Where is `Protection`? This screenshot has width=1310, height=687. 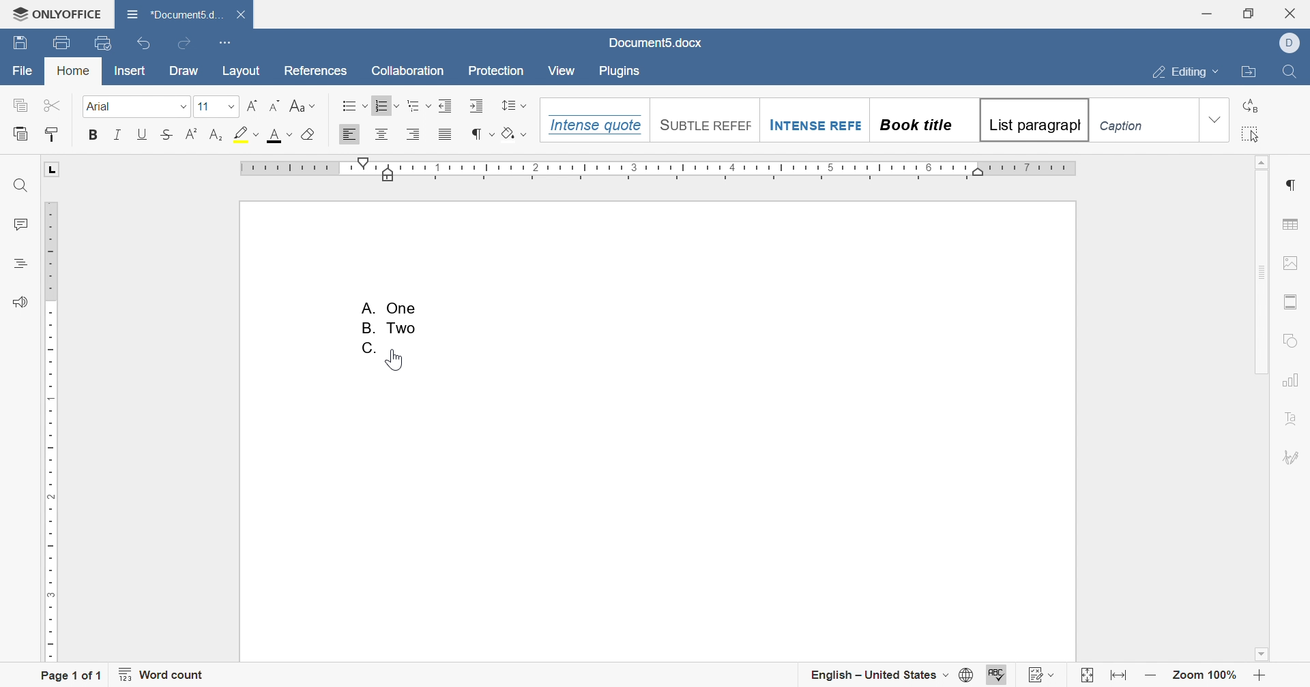
Protection is located at coordinates (498, 71).